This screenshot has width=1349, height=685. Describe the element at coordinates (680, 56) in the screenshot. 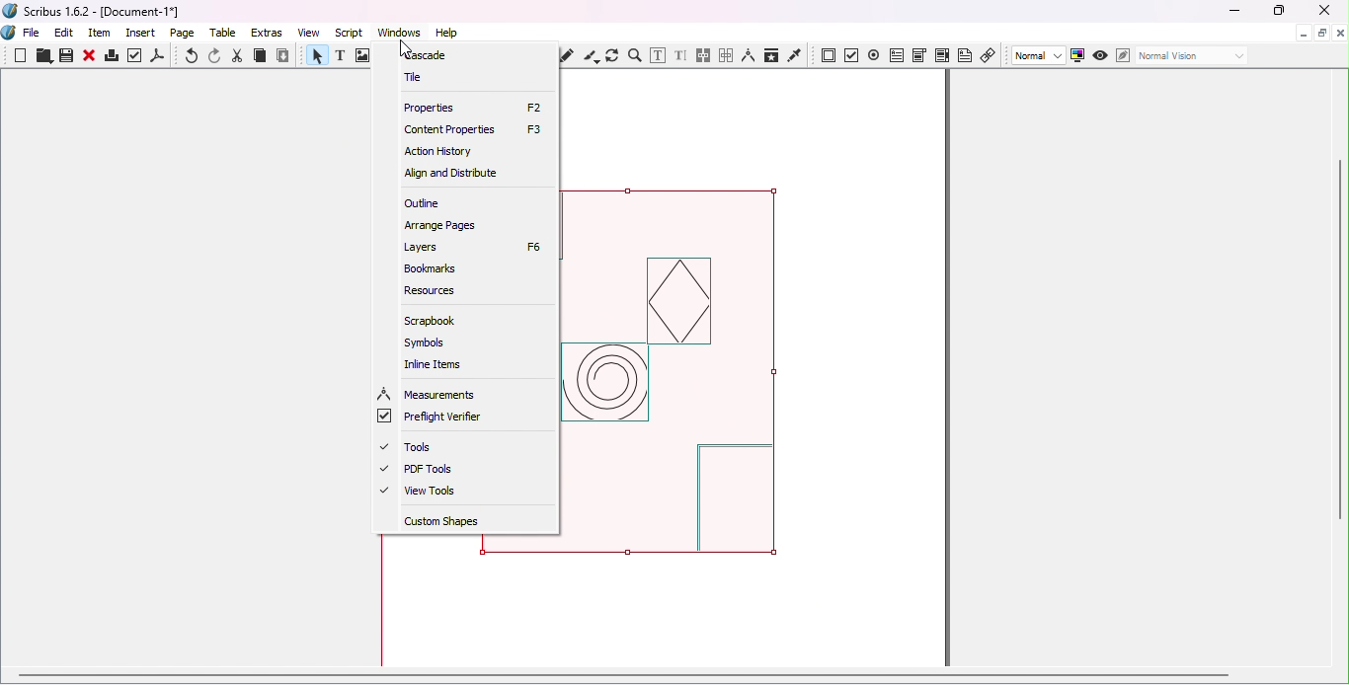

I see `Edit text with story editor` at that location.